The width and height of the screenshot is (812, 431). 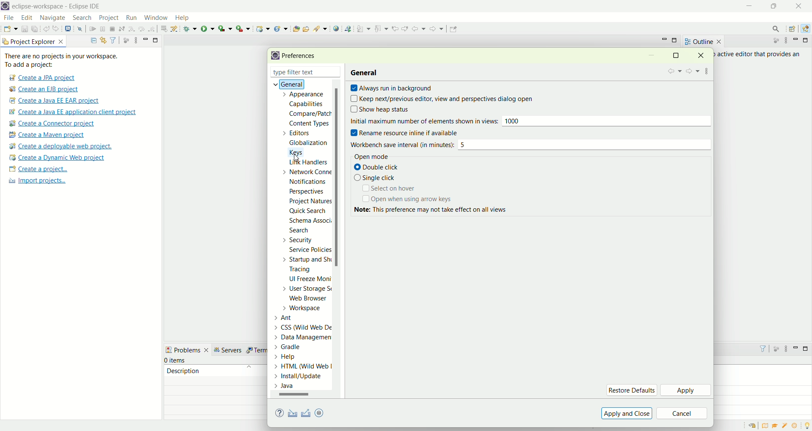 What do you see at coordinates (383, 28) in the screenshot?
I see `previous annotation` at bounding box center [383, 28].